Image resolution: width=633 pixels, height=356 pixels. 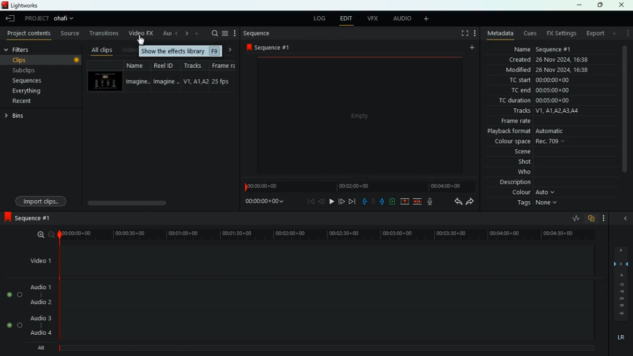 I want to click on front, so click(x=381, y=201).